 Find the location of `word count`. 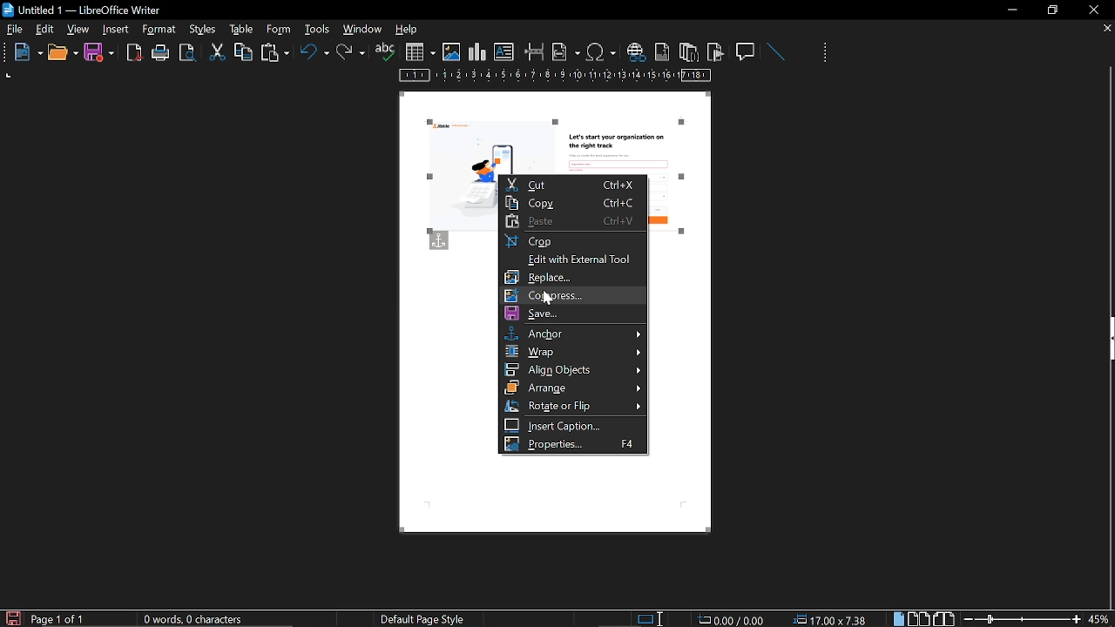

word count is located at coordinates (199, 619).